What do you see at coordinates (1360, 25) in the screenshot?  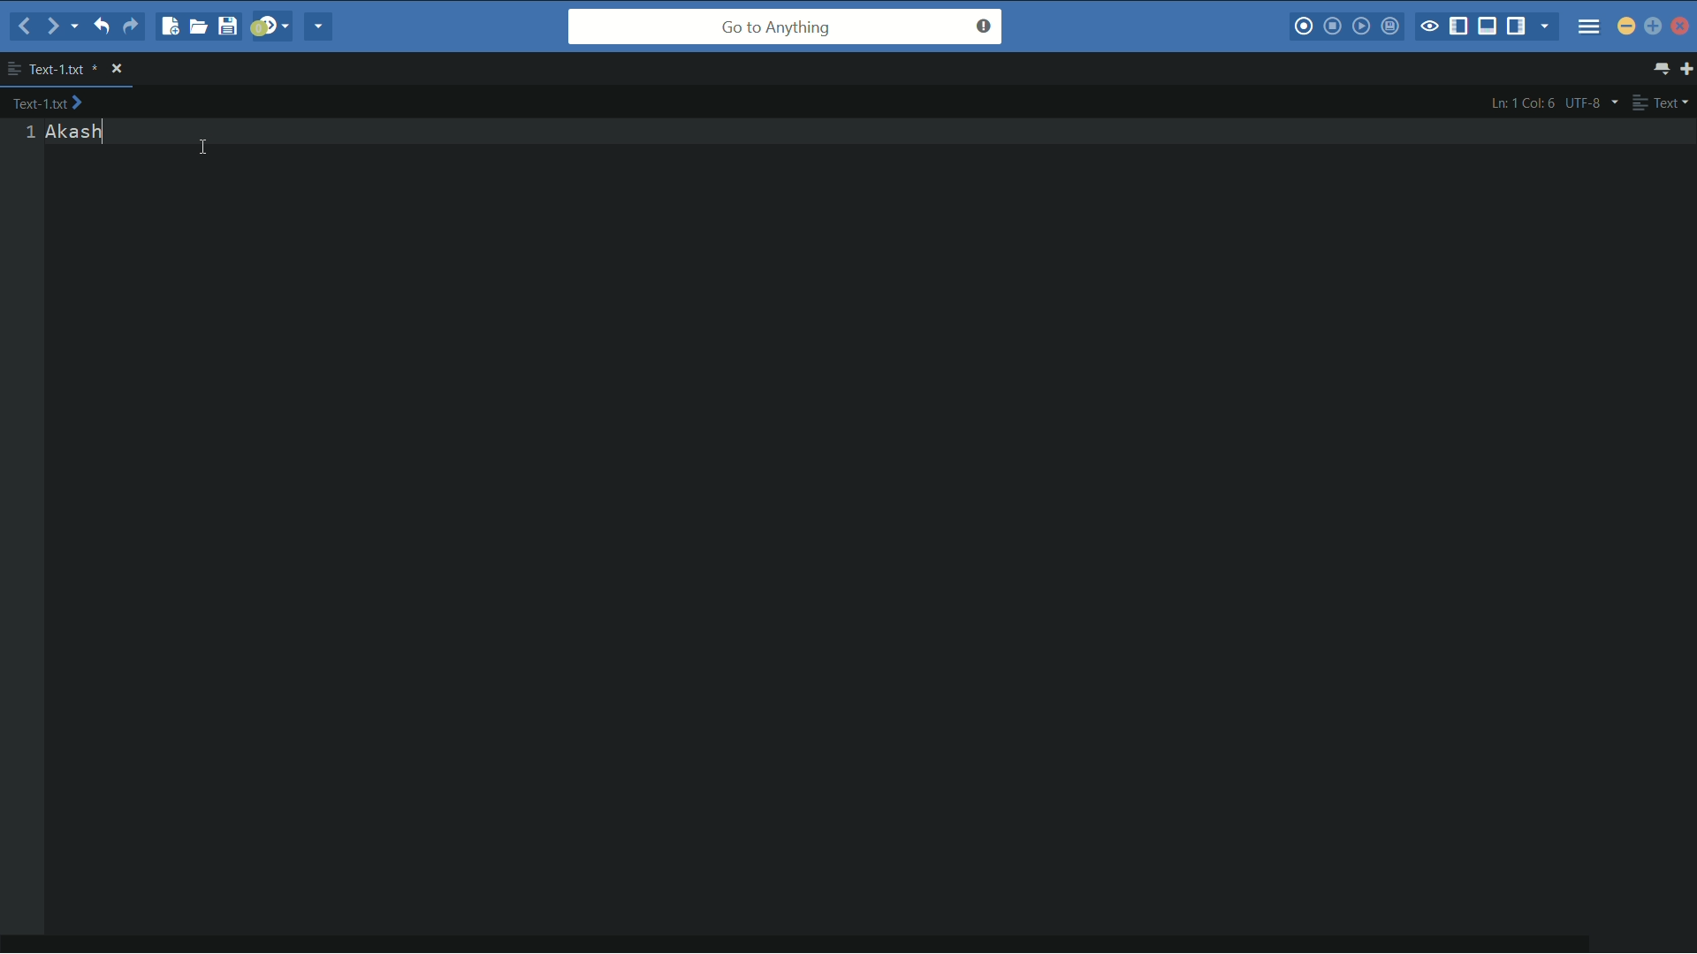 I see `play the last macro` at bounding box center [1360, 25].